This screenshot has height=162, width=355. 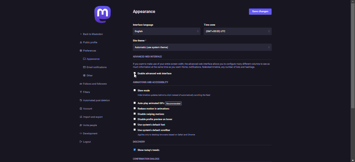 What do you see at coordinates (146, 158) in the screenshot?
I see `confirmation dialogs` at bounding box center [146, 158].